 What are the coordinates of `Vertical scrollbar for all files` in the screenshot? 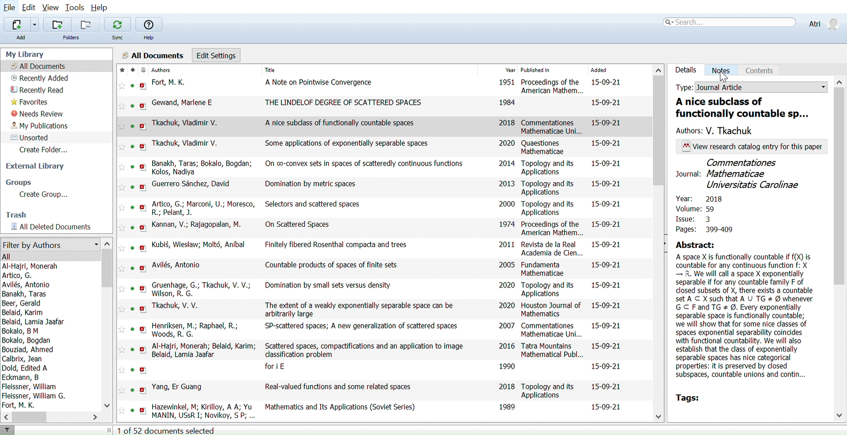 It's located at (658, 129).